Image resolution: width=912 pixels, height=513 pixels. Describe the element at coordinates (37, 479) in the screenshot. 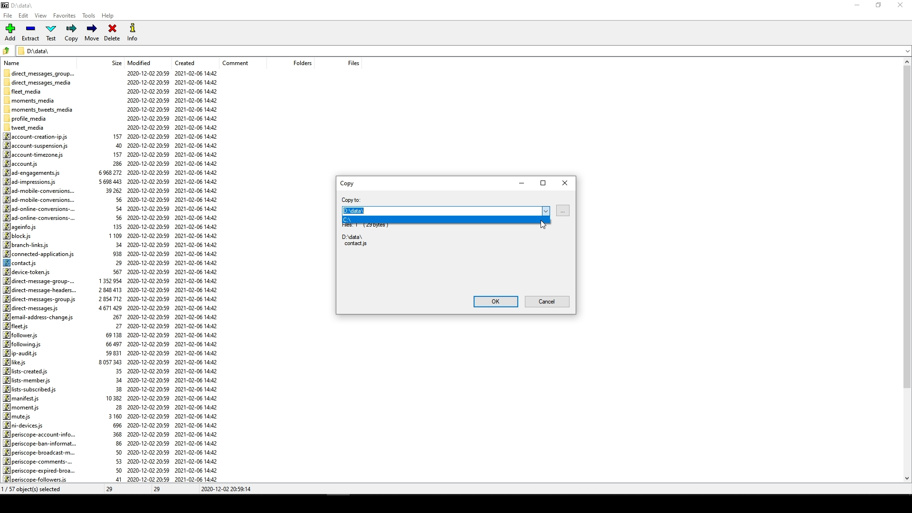

I see `periscope-followers.js` at that location.